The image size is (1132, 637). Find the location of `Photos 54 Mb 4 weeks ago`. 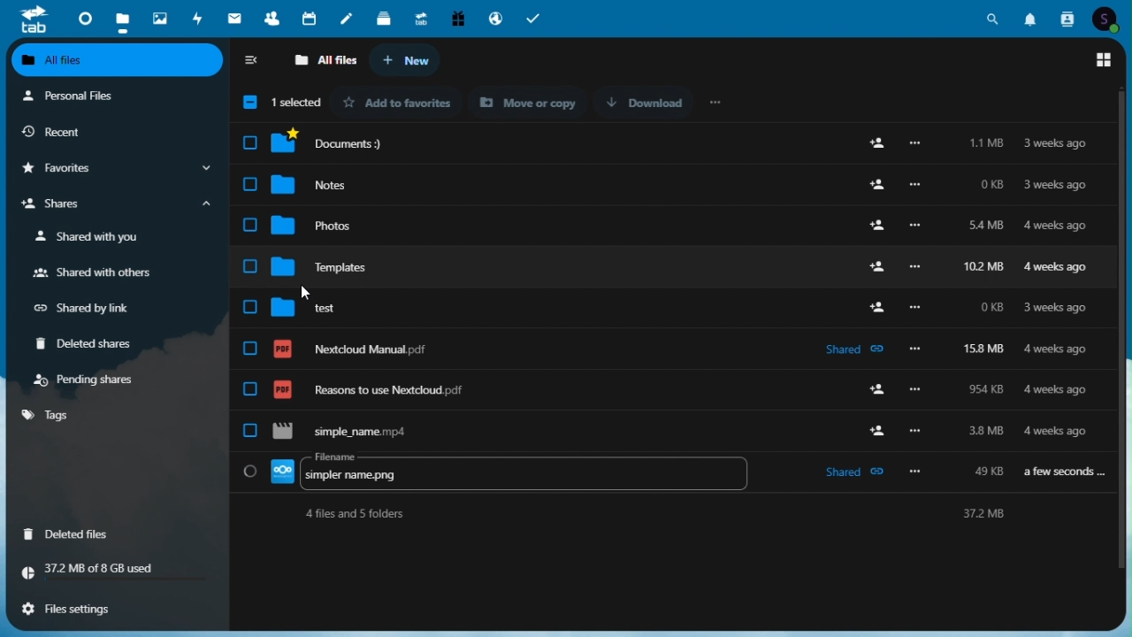

Photos 54 Mb 4 weeks ago is located at coordinates (671, 220).